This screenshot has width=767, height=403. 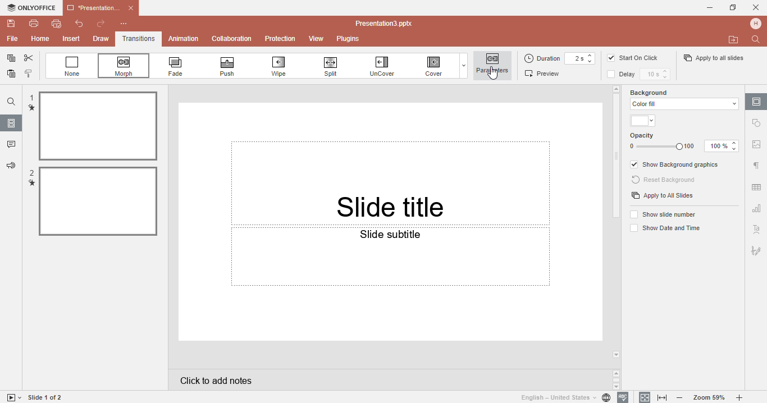 I want to click on Preview, so click(x=545, y=74).